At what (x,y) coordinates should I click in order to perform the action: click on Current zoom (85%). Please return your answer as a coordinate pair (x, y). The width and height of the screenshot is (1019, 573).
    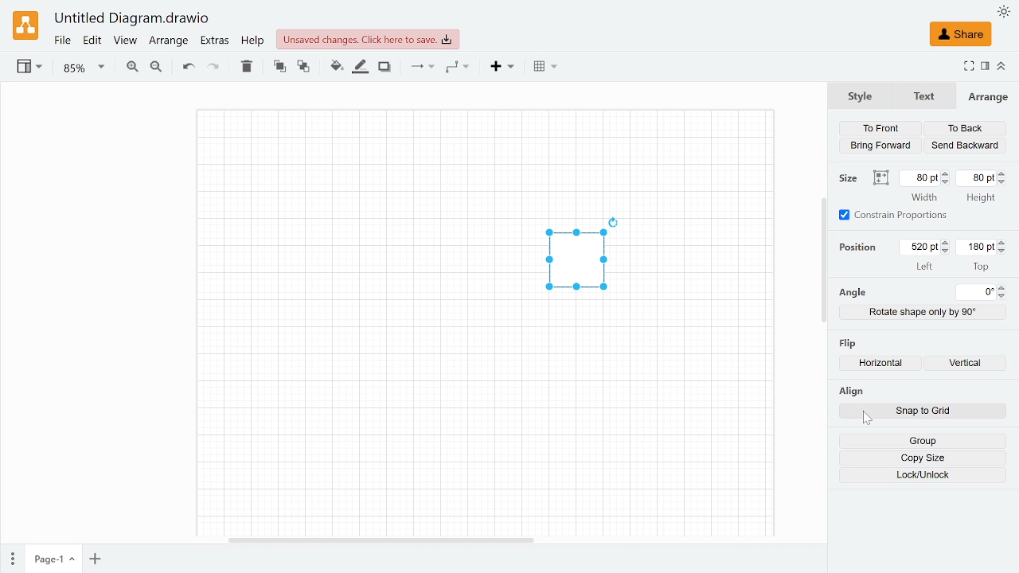
    Looking at the image, I should click on (84, 68).